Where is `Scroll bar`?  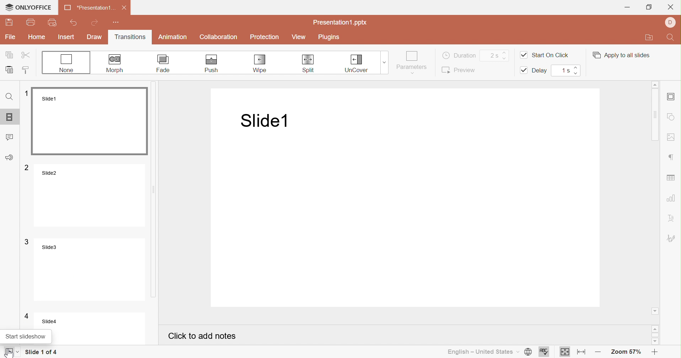 Scroll bar is located at coordinates (656, 335).